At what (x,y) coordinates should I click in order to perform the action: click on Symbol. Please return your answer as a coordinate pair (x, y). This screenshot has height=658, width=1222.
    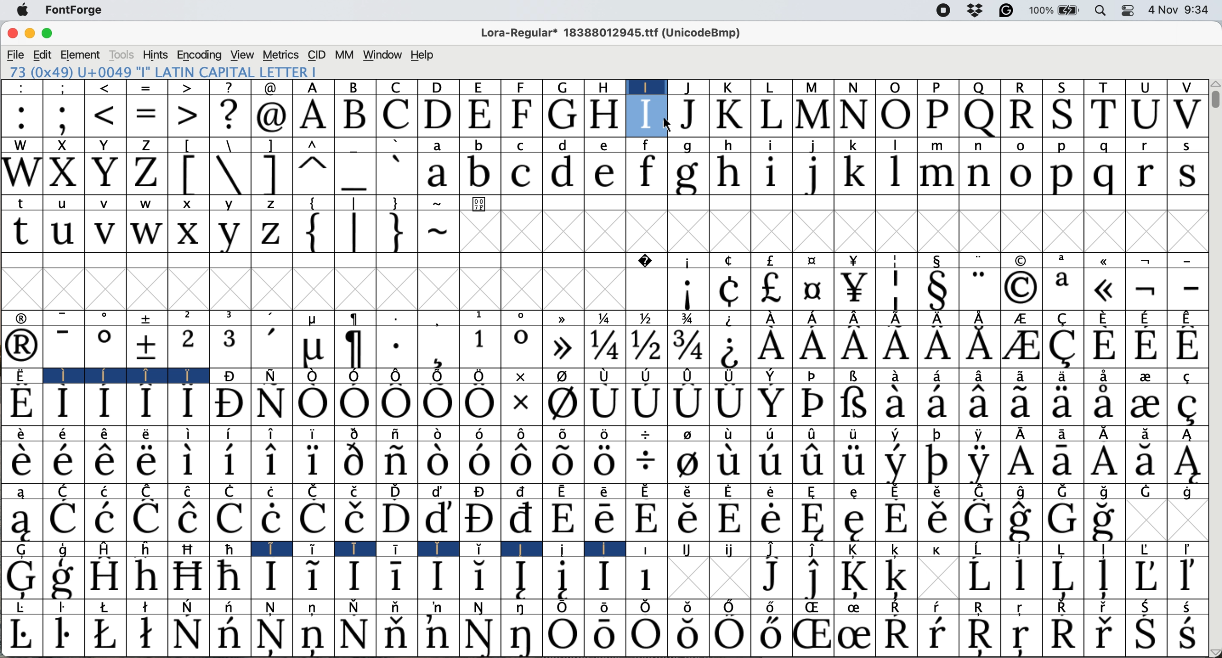
    Looking at the image, I should click on (980, 376).